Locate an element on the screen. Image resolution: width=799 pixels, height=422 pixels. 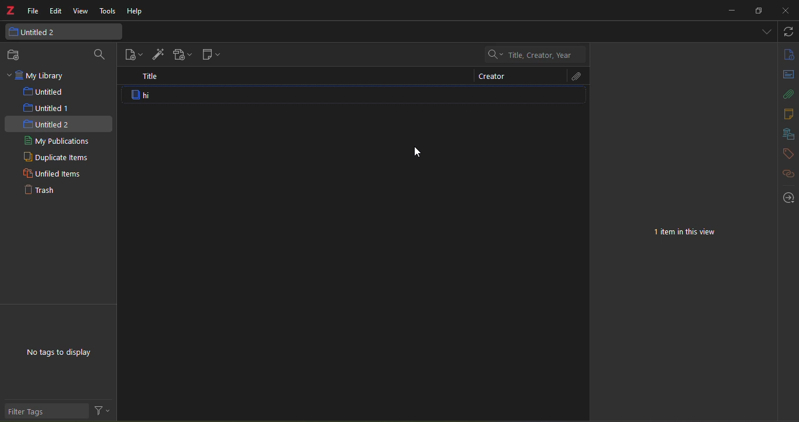
add attach is located at coordinates (182, 54).